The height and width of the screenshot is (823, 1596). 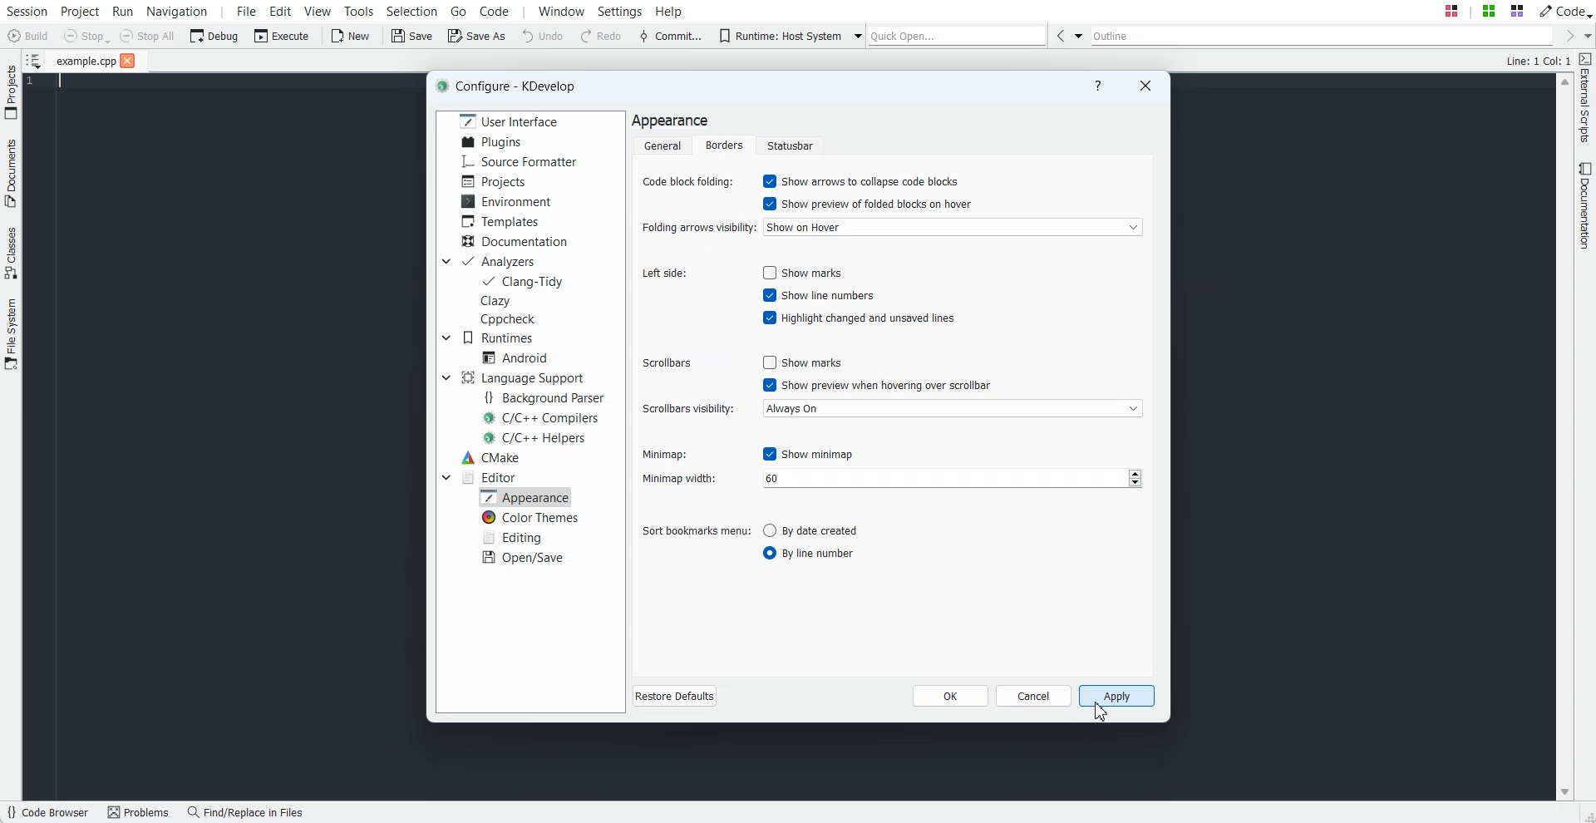 What do you see at coordinates (446, 337) in the screenshot?
I see `Drop down box` at bounding box center [446, 337].